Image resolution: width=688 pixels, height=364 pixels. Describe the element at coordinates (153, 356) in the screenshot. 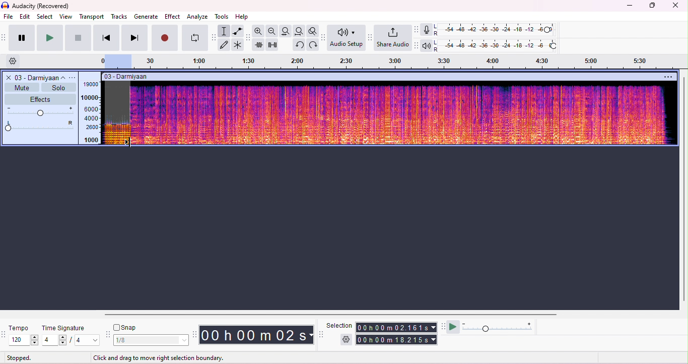

I see `click and drag to select` at that location.